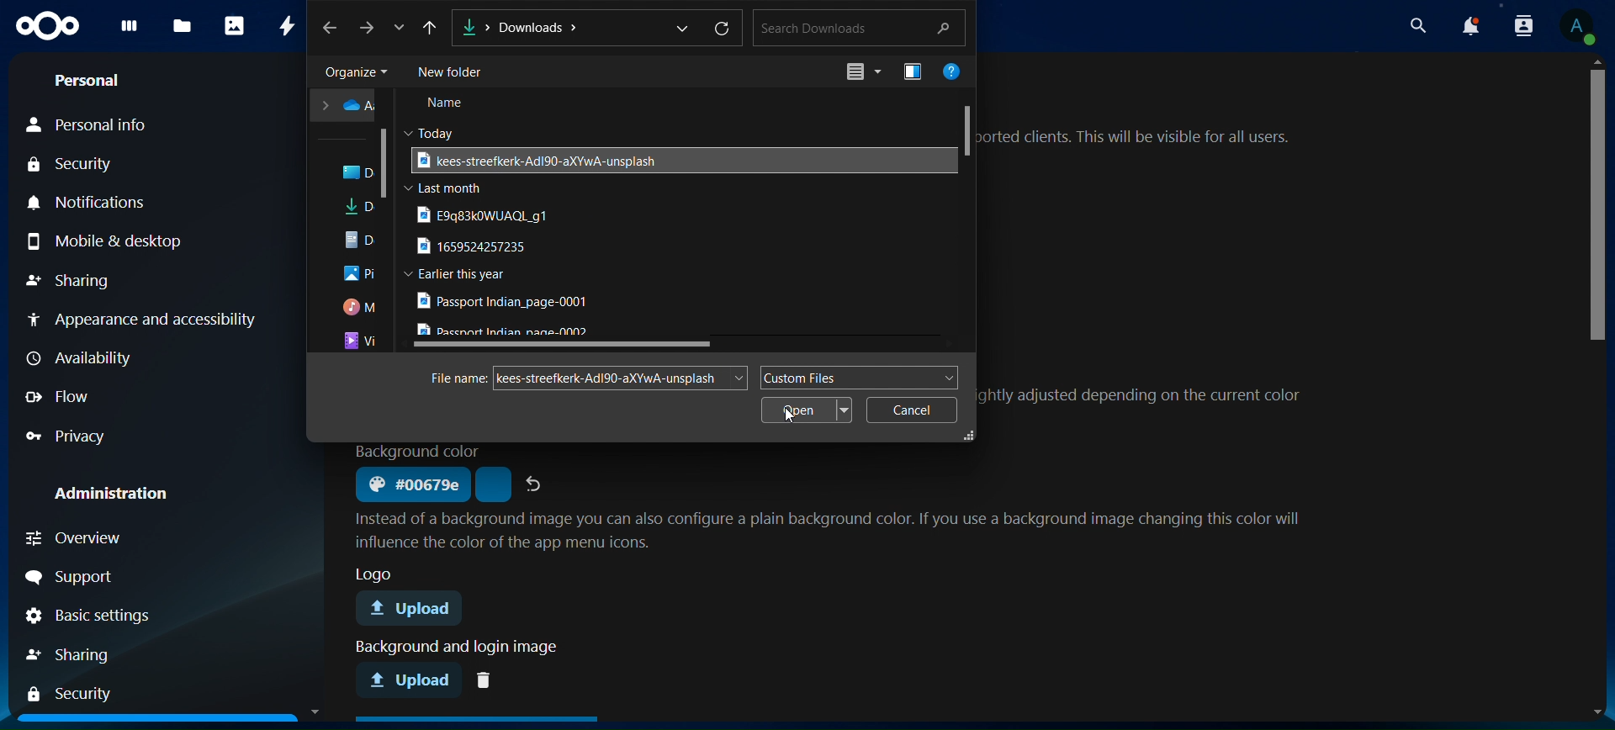  What do you see at coordinates (95, 82) in the screenshot?
I see `personal` at bounding box center [95, 82].